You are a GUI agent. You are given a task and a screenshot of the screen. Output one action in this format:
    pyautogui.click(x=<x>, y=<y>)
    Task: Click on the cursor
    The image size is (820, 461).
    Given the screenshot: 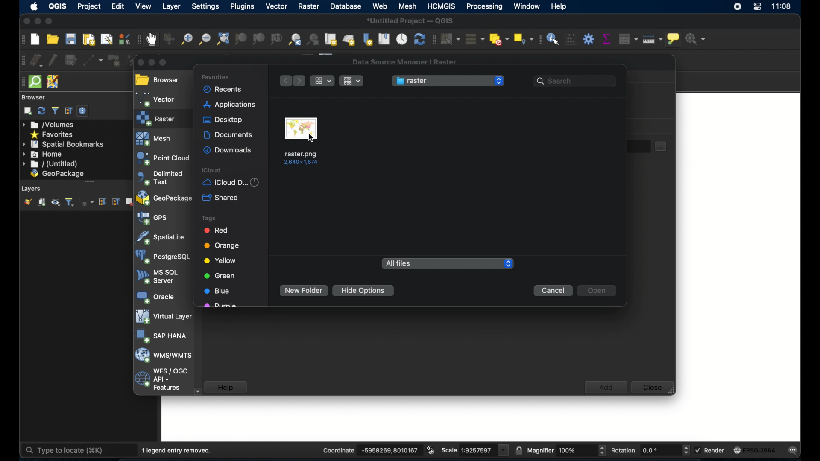 What is the action you would take?
    pyautogui.click(x=313, y=139)
    